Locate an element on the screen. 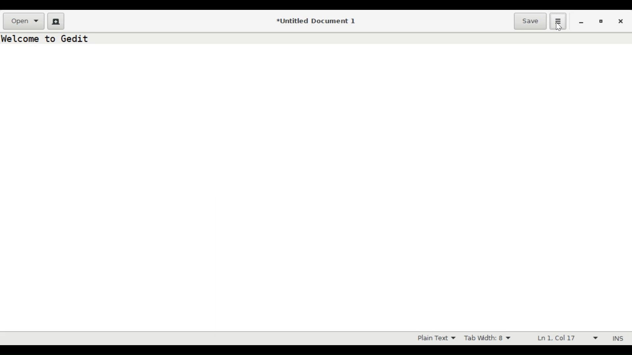 The width and height of the screenshot is (632, 355). minimize is located at coordinates (581, 22).